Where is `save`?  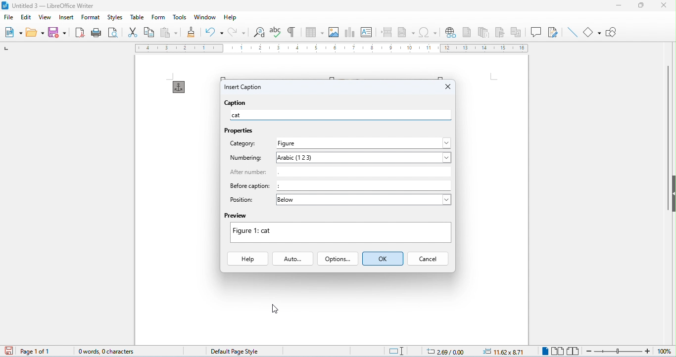 save is located at coordinates (59, 32).